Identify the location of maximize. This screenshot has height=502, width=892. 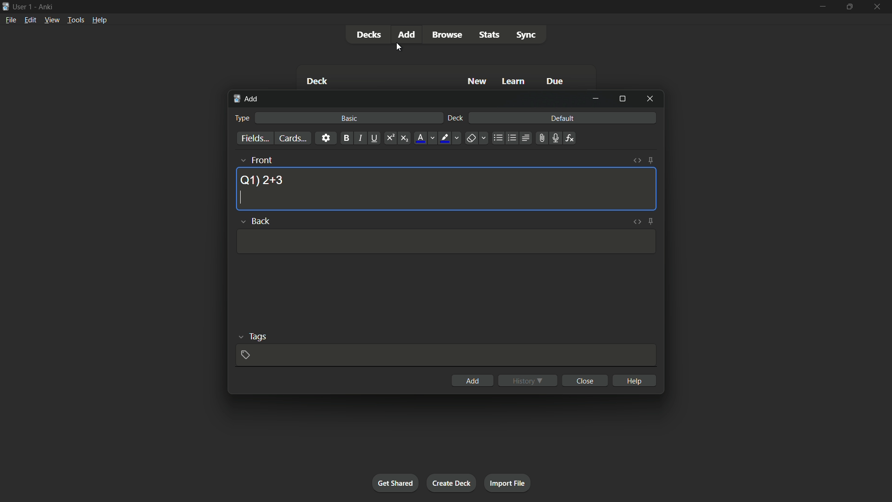
(622, 99).